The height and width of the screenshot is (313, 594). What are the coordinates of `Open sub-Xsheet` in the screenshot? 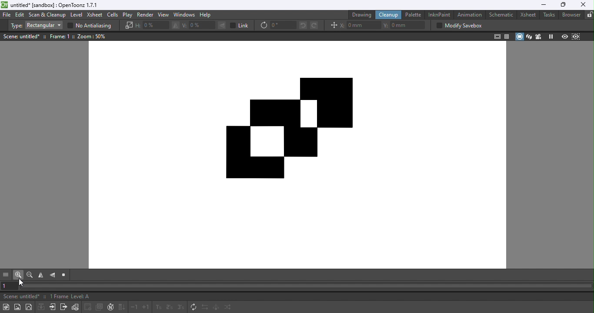 It's located at (52, 307).